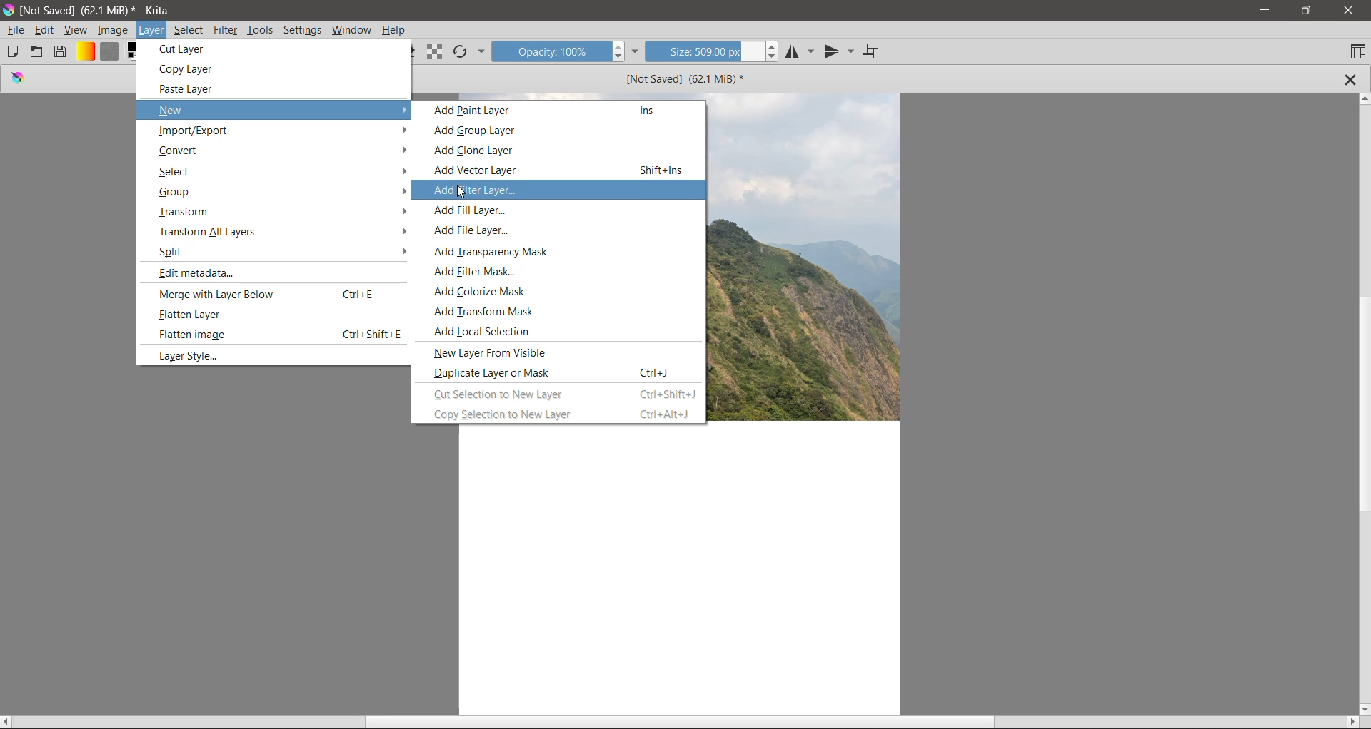 The width and height of the screenshot is (1371, 729). I want to click on Opacity, so click(550, 53).